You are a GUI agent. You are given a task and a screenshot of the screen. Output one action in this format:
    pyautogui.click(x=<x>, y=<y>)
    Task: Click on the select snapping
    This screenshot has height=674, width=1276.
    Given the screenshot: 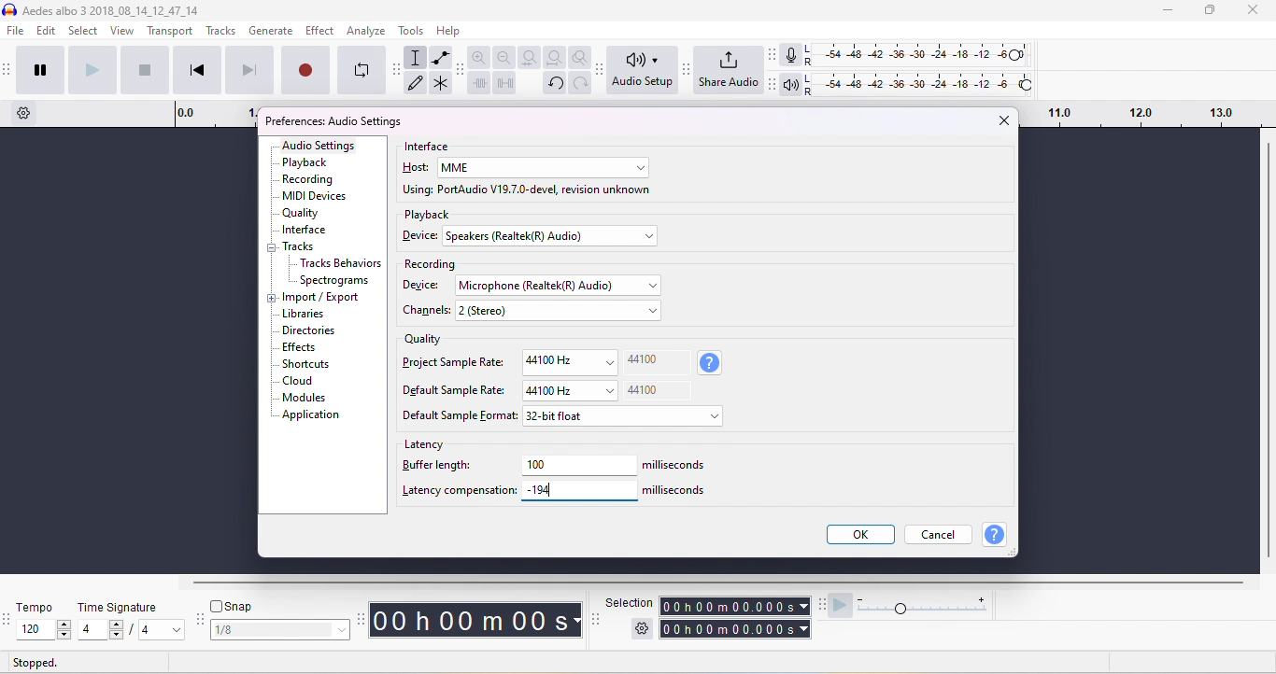 What is the action you would take?
    pyautogui.click(x=281, y=629)
    